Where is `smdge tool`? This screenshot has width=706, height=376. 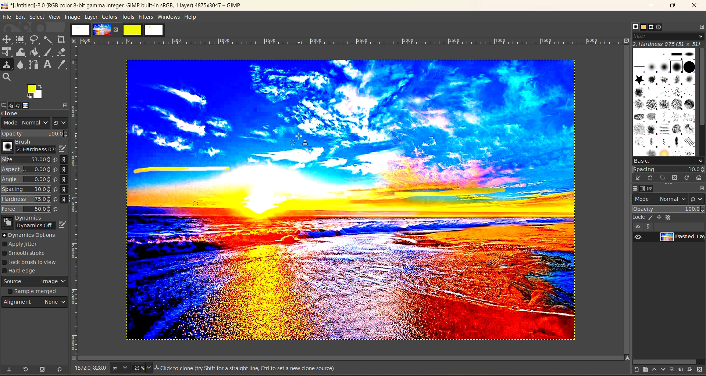 smdge tool is located at coordinates (21, 65).